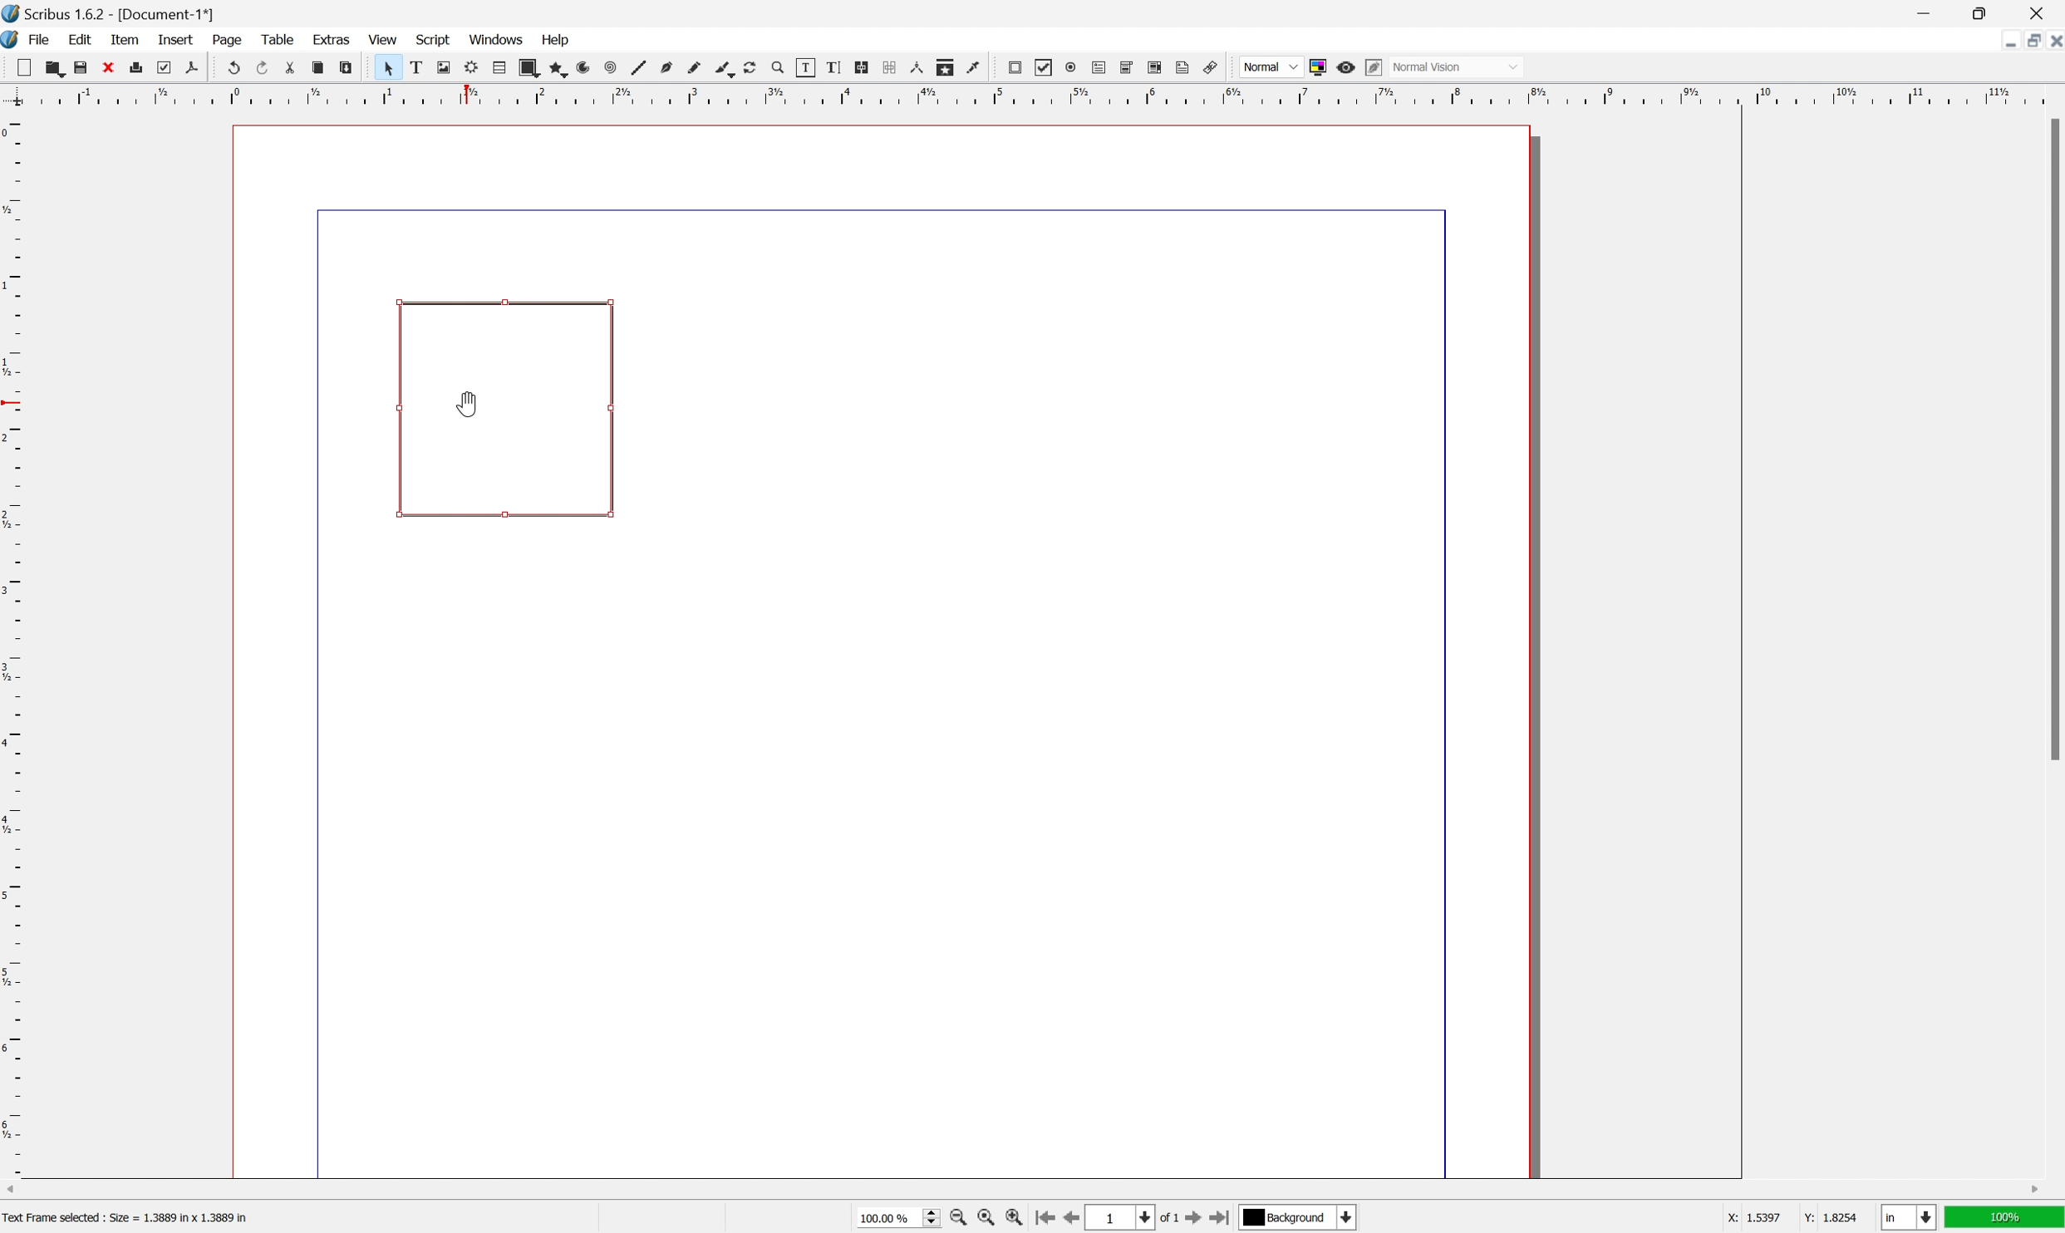 This screenshot has width=2065, height=1233. Describe the element at coordinates (164, 66) in the screenshot. I see `preflight verifier` at that location.